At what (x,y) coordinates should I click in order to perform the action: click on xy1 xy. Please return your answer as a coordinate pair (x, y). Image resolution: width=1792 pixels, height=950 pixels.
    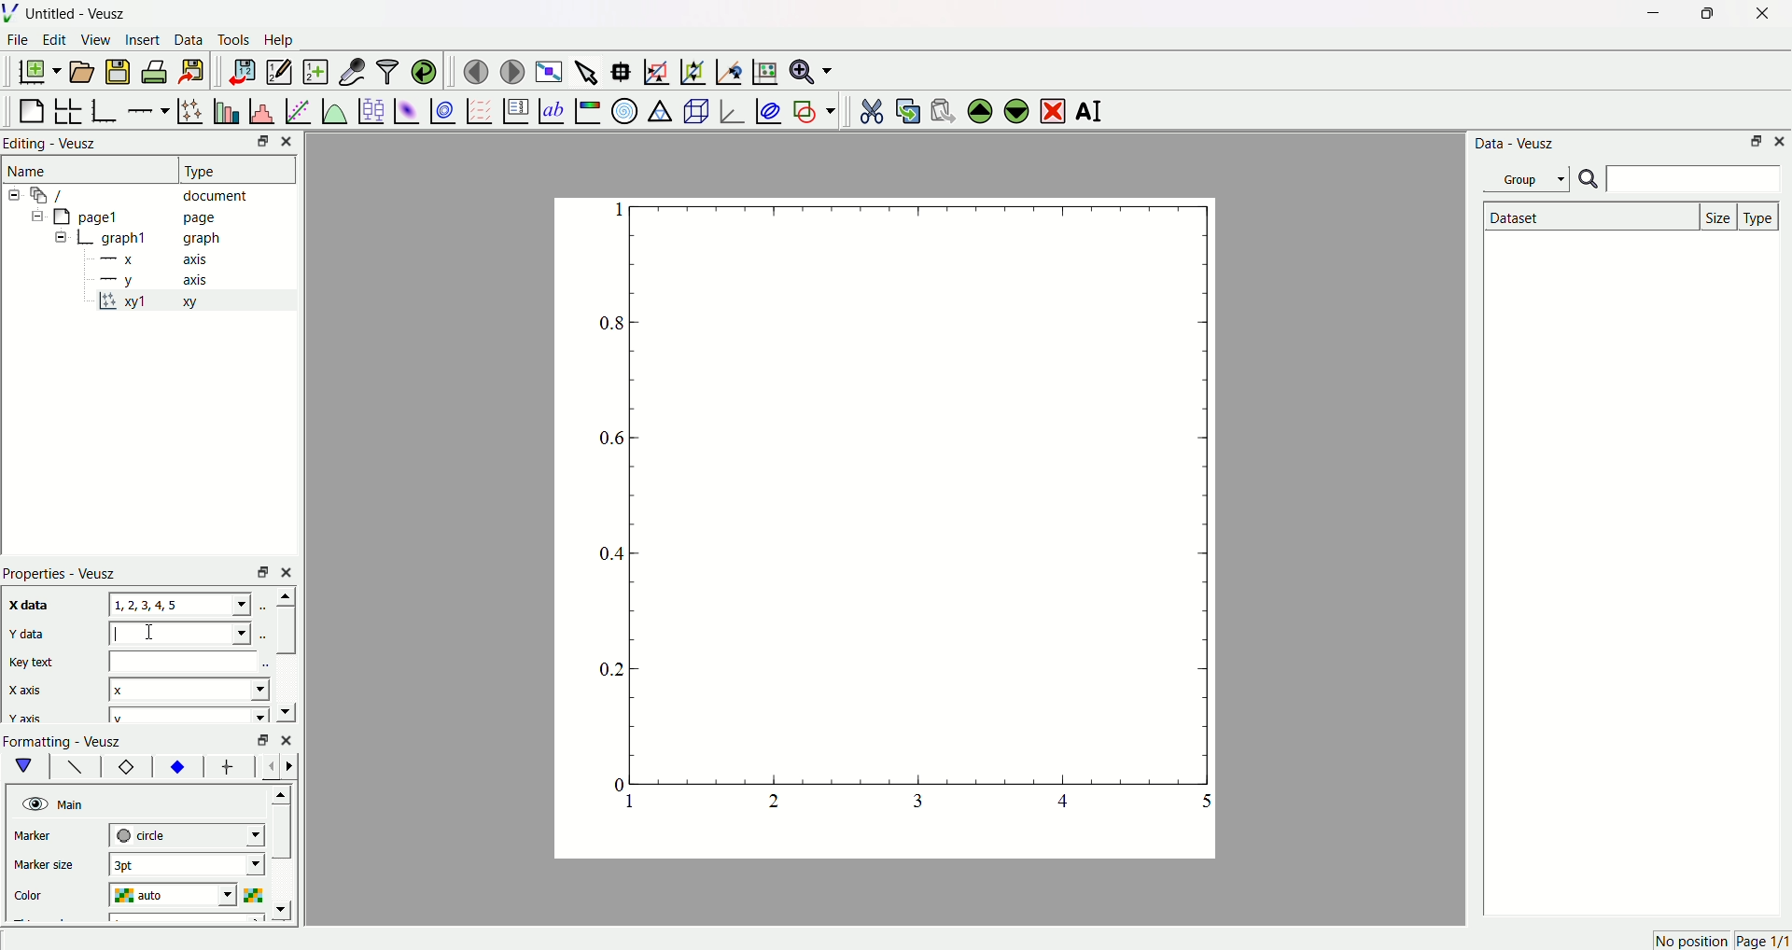
    Looking at the image, I should click on (161, 302).